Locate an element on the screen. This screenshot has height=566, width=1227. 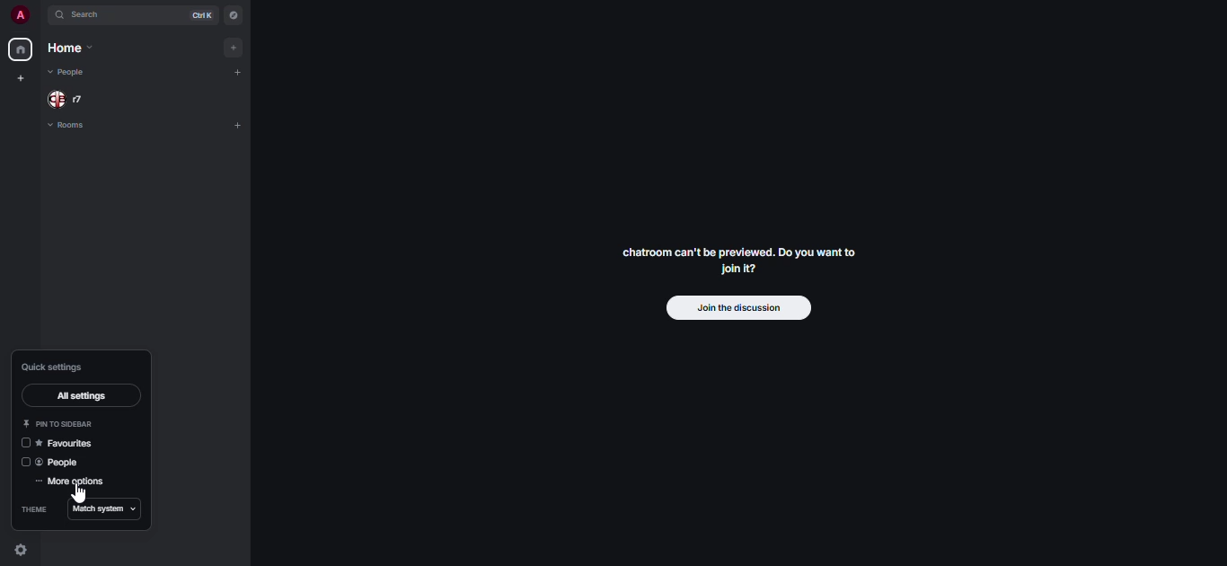
quick settings is located at coordinates (57, 367).